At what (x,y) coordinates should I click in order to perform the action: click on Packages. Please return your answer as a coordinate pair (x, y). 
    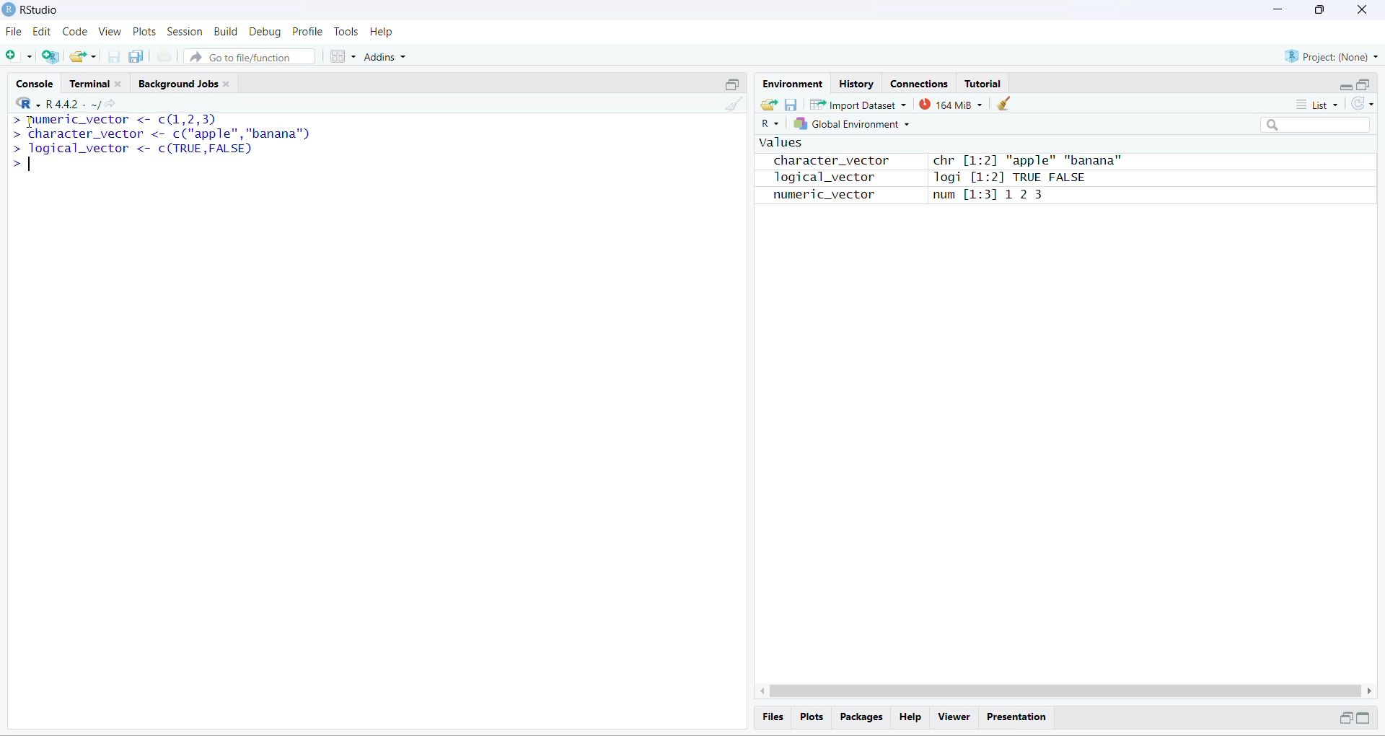
    Looking at the image, I should click on (861, 717).